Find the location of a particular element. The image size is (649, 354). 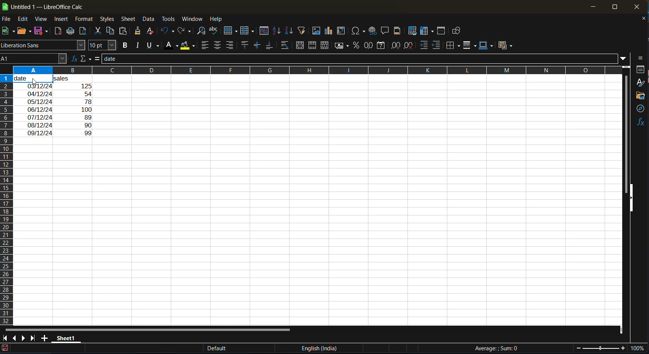

row is located at coordinates (231, 32).